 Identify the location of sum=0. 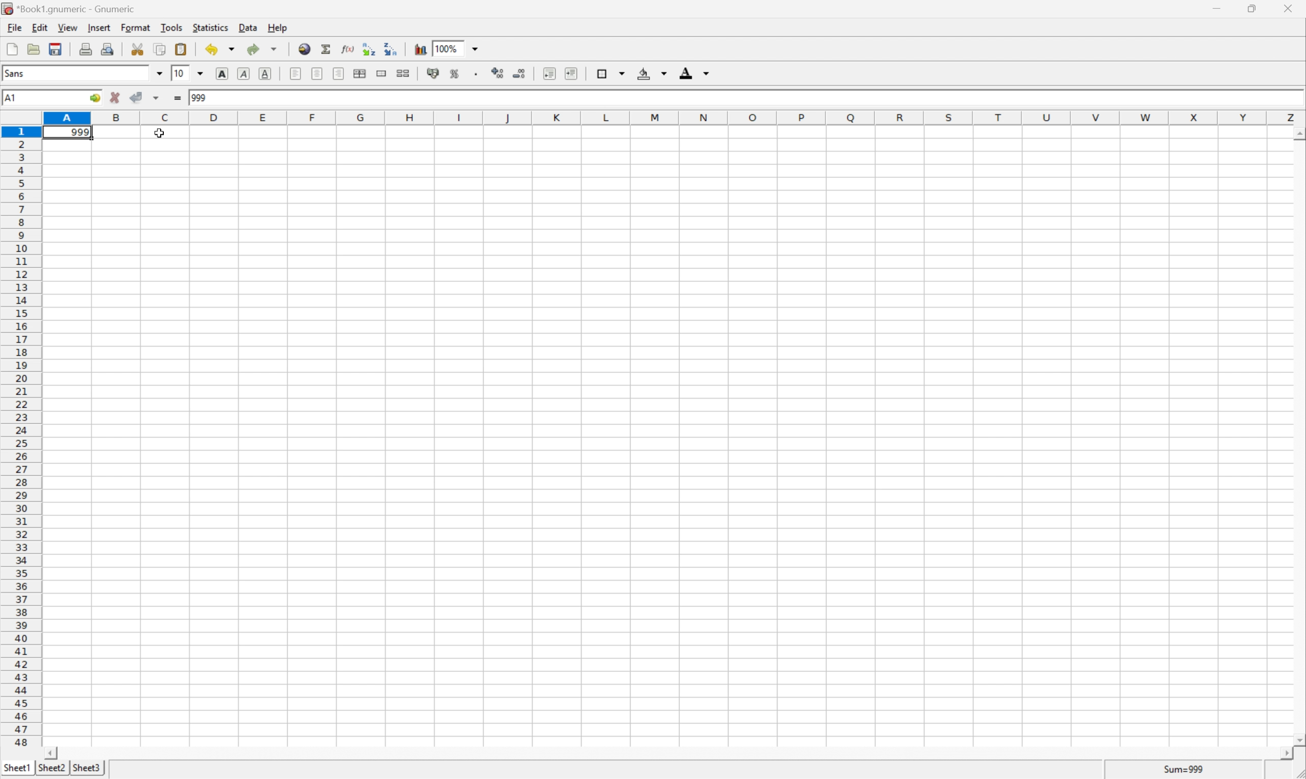
(1185, 768).